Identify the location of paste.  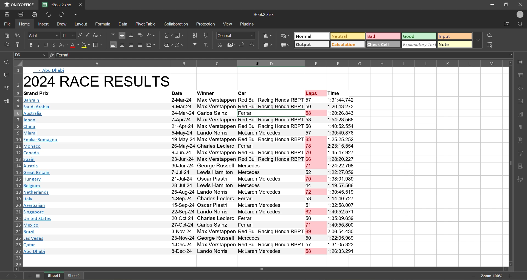
(7, 45).